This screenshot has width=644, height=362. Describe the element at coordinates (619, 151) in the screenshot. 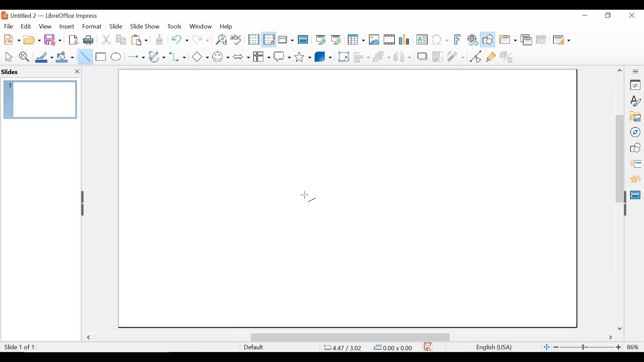

I see `Vertical Scrollbar` at that location.